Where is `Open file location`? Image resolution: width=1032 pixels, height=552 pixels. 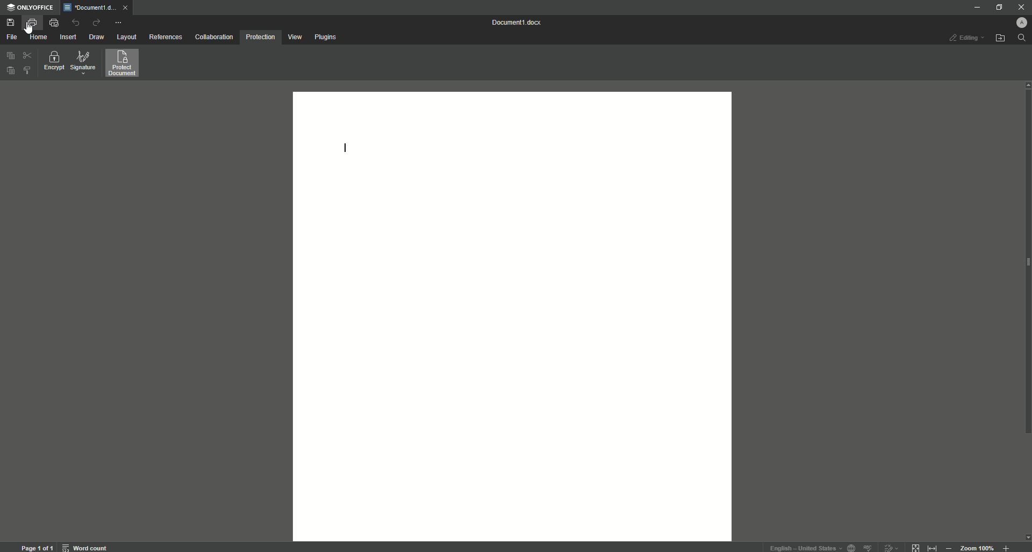 Open file location is located at coordinates (1001, 38).